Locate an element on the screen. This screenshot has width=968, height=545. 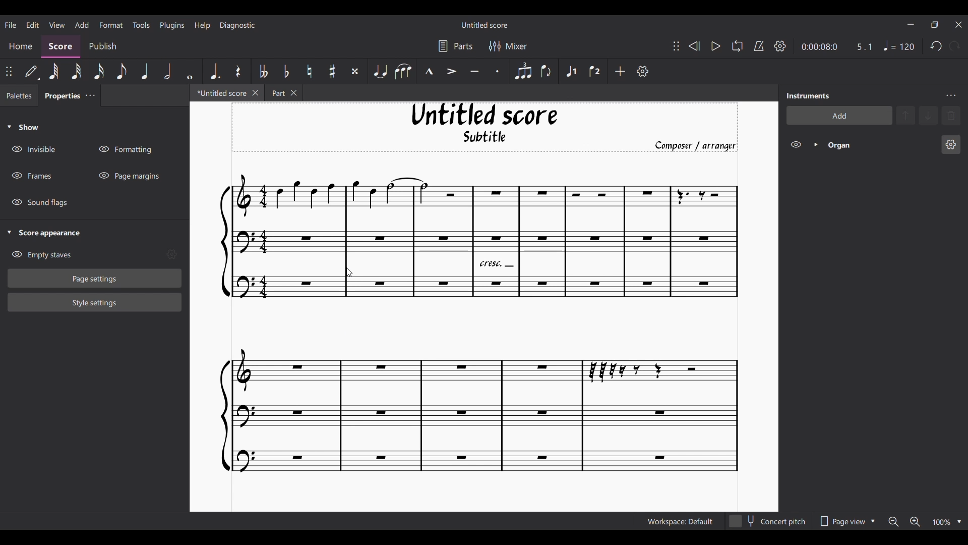
Whole note is located at coordinates (191, 71).